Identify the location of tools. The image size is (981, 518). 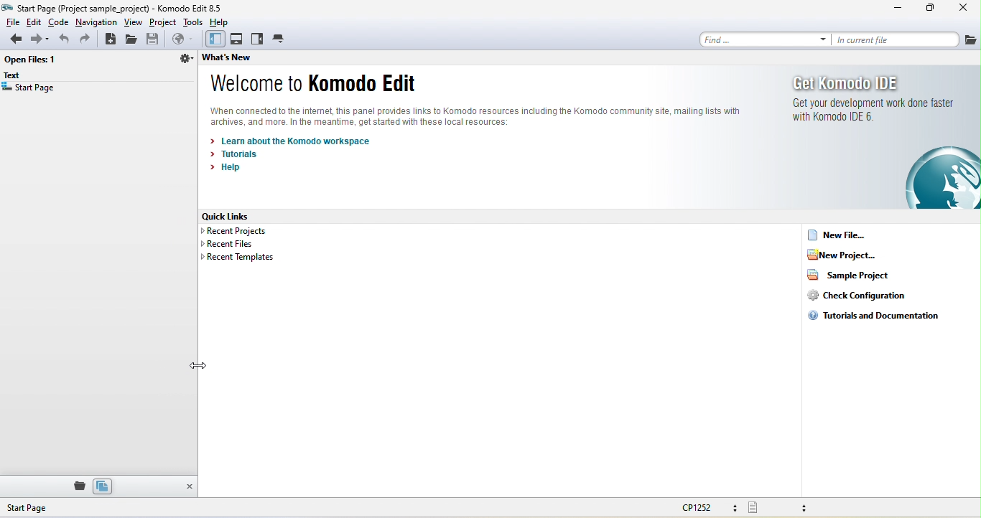
(193, 22).